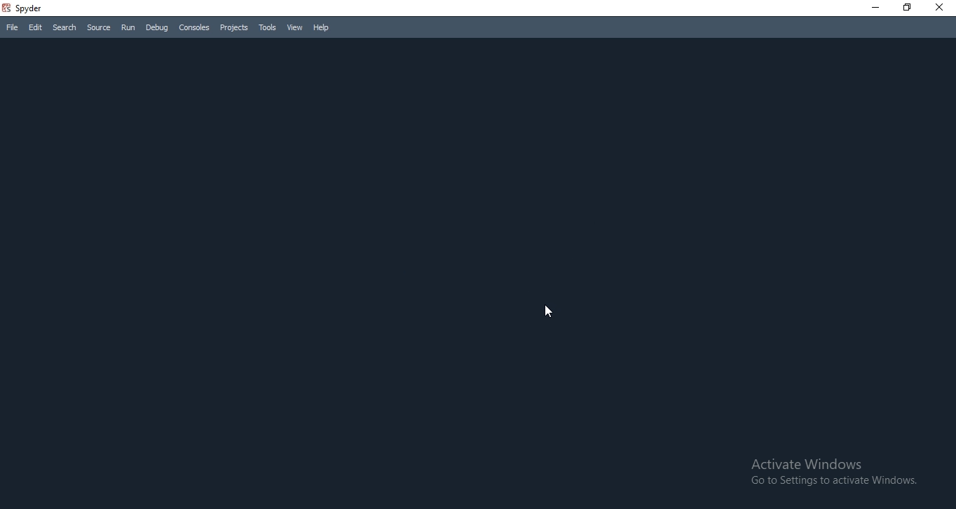 The height and width of the screenshot is (509, 956). I want to click on cursor, so click(549, 314).